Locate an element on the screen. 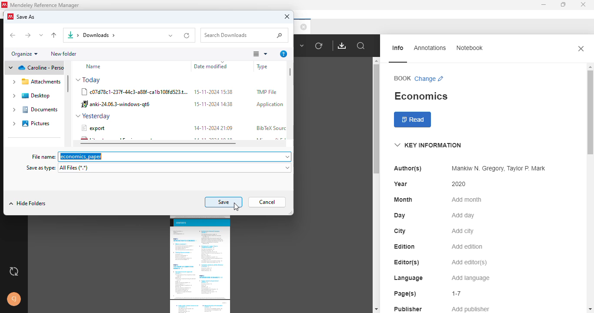  recent locations is located at coordinates (41, 36).